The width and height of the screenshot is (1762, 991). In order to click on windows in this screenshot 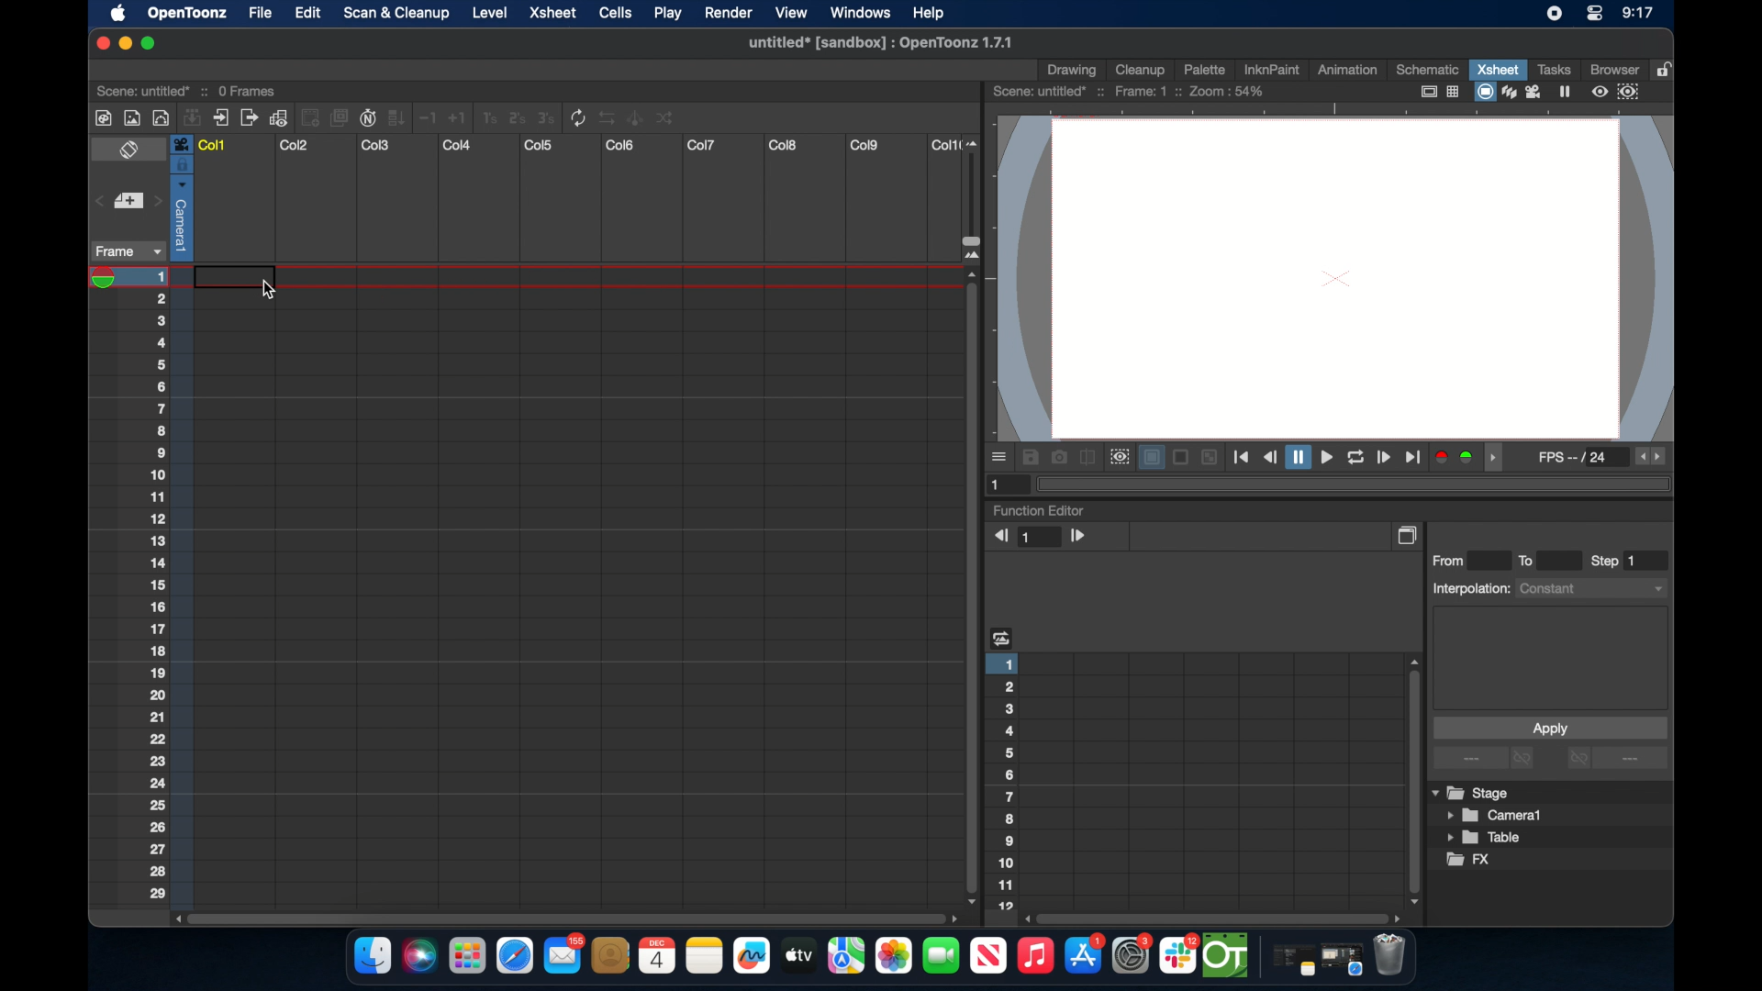, I will do `click(860, 13)`.